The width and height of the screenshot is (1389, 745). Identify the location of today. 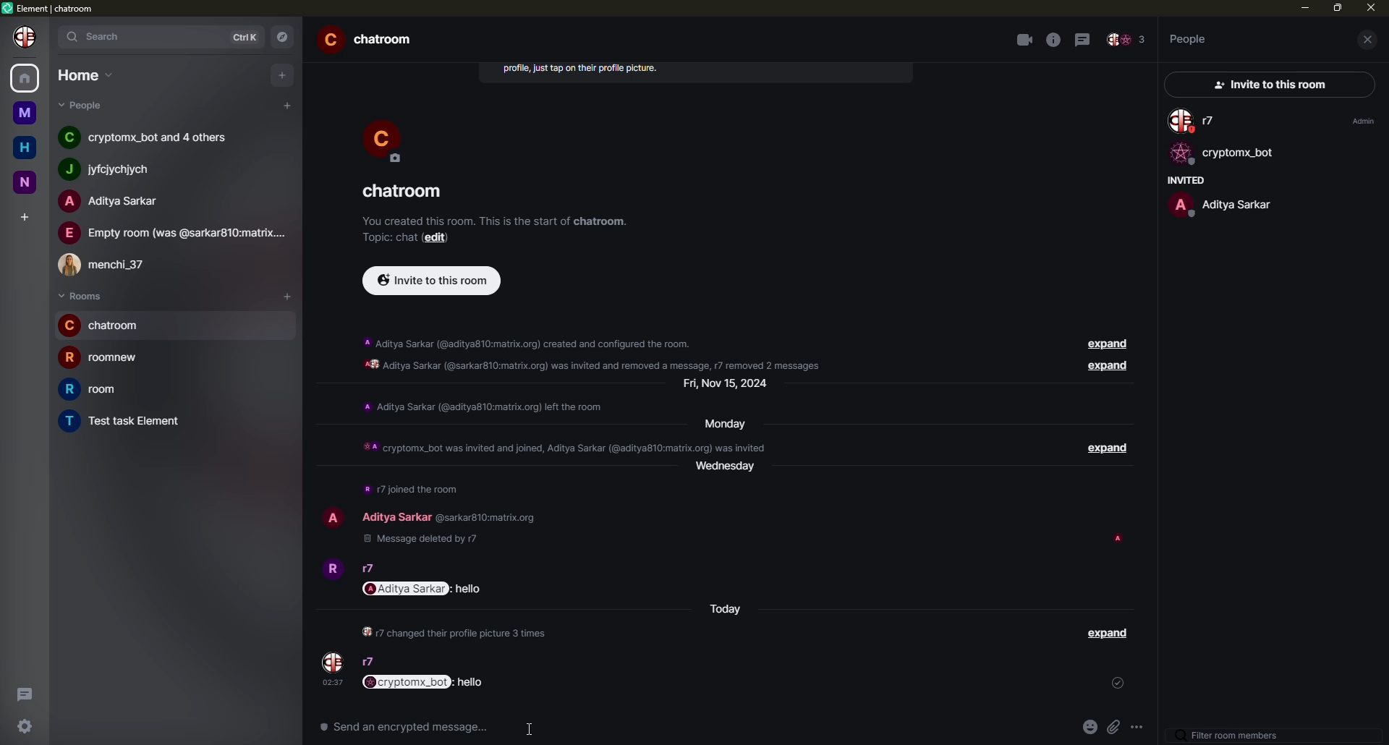
(727, 604).